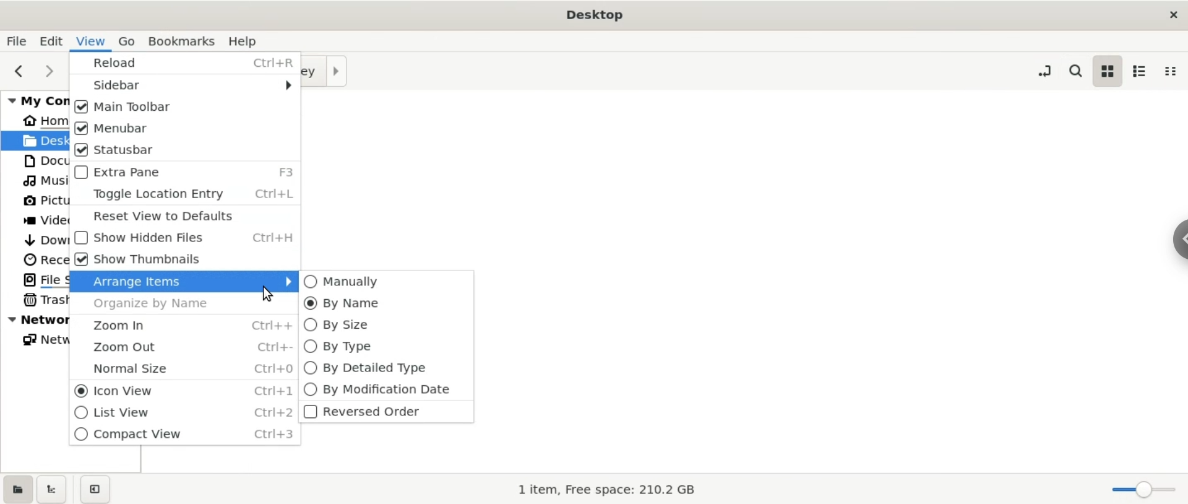 The width and height of the screenshot is (1188, 504). I want to click on main toolbar, so click(184, 108).